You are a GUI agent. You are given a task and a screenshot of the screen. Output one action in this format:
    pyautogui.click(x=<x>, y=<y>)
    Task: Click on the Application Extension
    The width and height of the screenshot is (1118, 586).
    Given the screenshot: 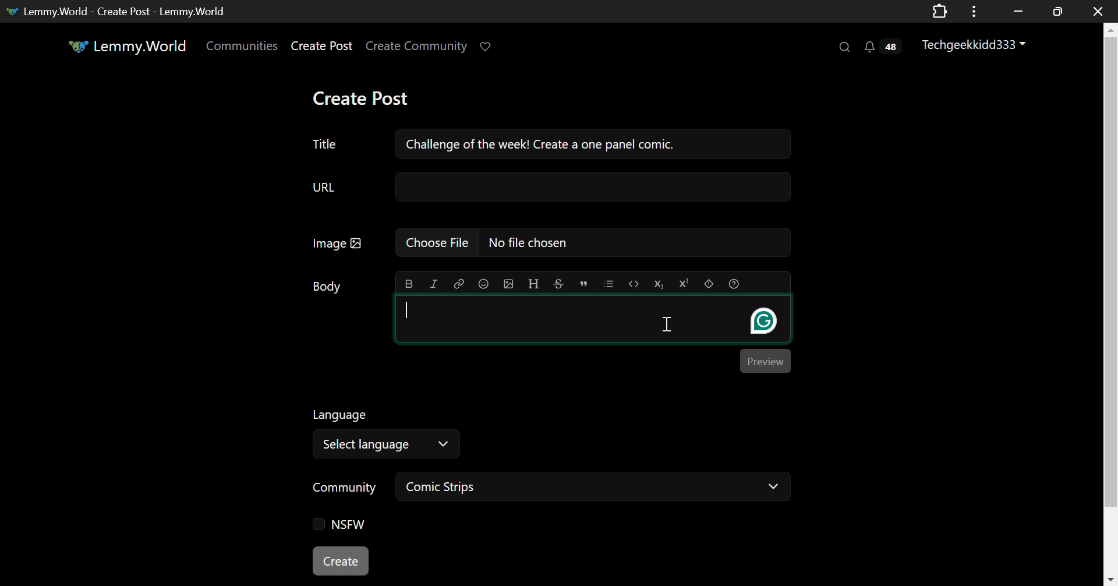 What is the action you would take?
    pyautogui.click(x=942, y=10)
    